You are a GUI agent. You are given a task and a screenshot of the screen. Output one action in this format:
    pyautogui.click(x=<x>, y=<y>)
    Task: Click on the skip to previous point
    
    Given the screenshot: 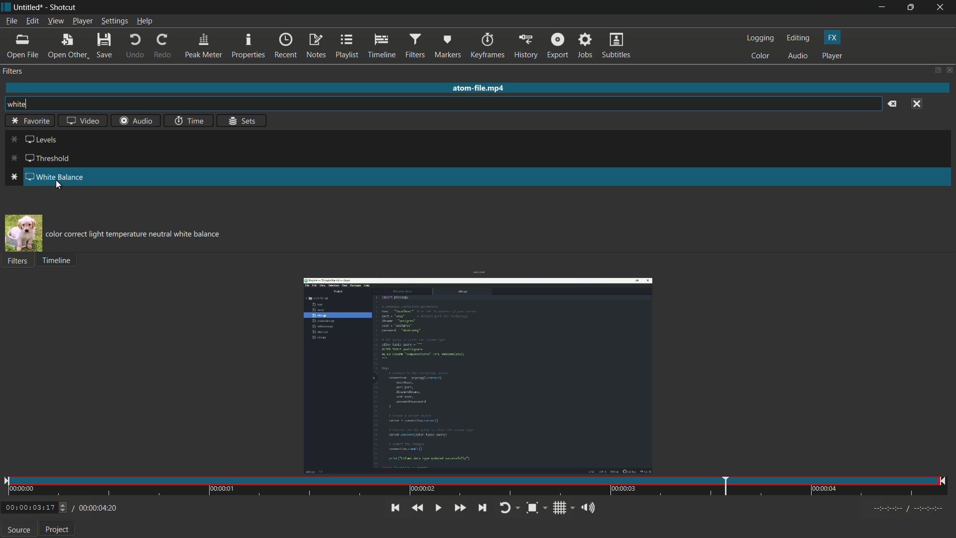 What is the action you would take?
    pyautogui.click(x=393, y=507)
    